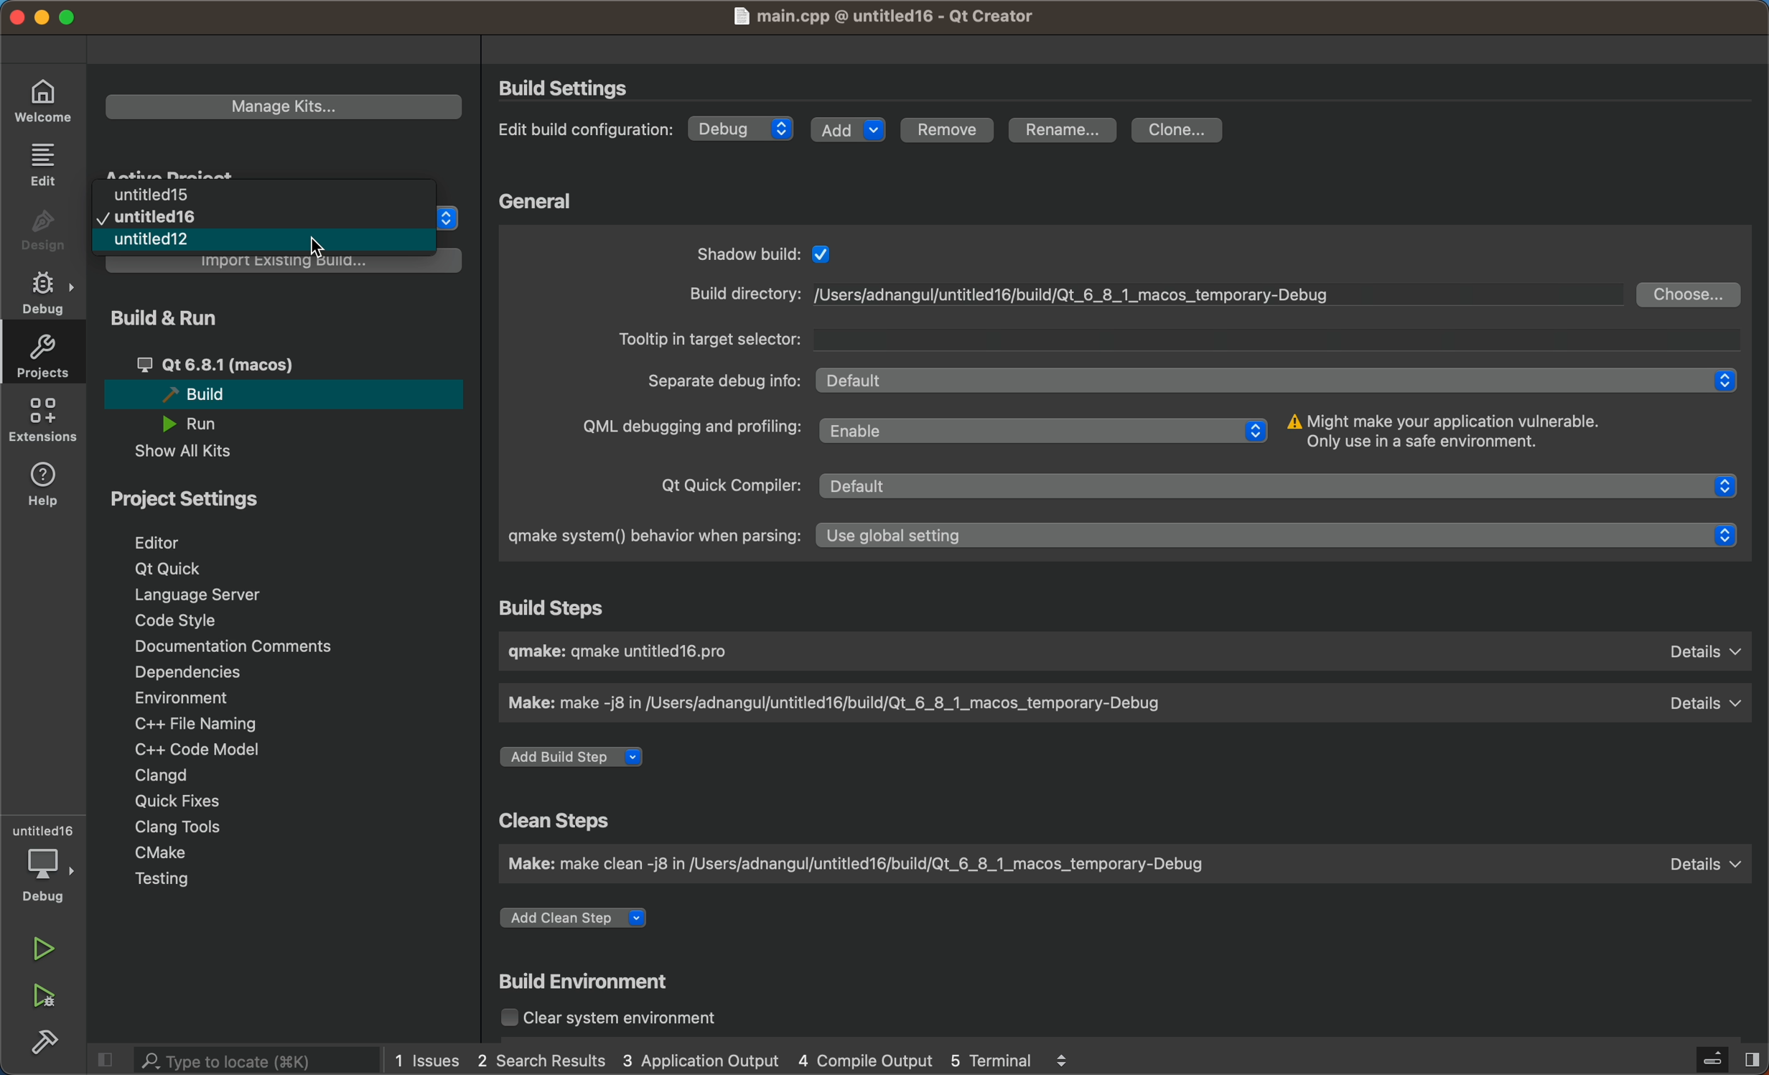 This screenshot has height=1075, width=1769. Describe the element at coordinates (238, 1061) in the screenshot. I see `search` at that location.